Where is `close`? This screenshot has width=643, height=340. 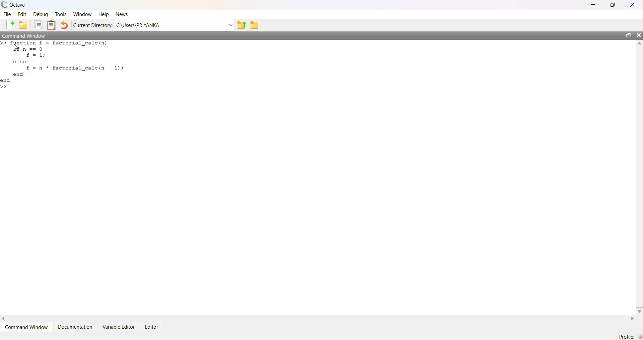 close is located at coordinates (639, 35).